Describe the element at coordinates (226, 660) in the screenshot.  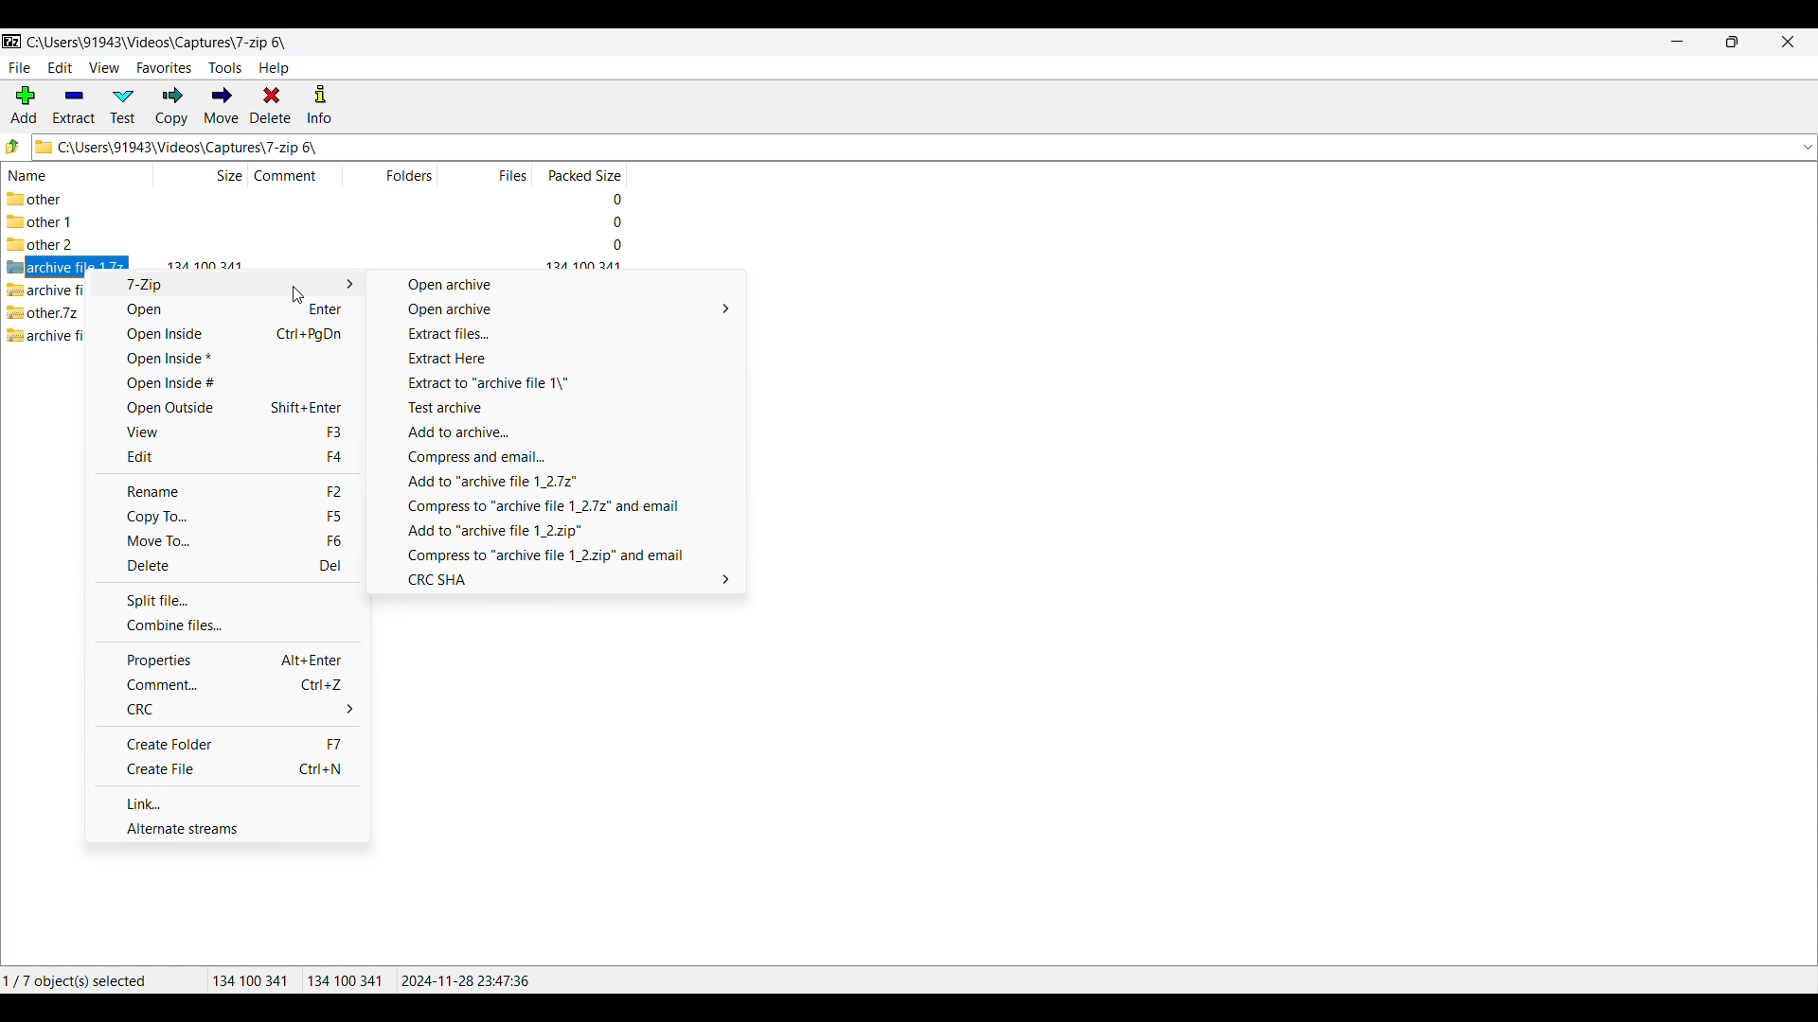
I see `Properties` at that location.